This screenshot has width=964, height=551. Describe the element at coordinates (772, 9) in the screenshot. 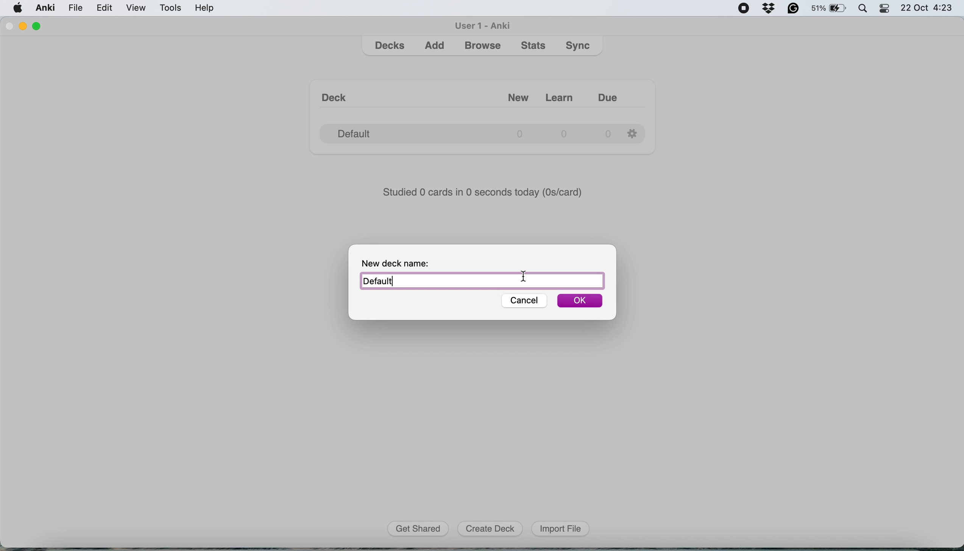

I see `drop box` at that location.